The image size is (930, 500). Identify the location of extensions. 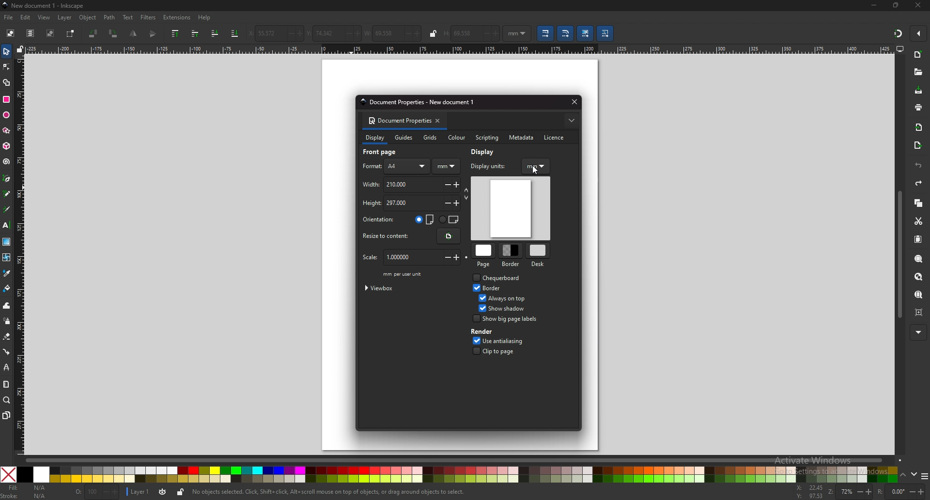
(176, 18).